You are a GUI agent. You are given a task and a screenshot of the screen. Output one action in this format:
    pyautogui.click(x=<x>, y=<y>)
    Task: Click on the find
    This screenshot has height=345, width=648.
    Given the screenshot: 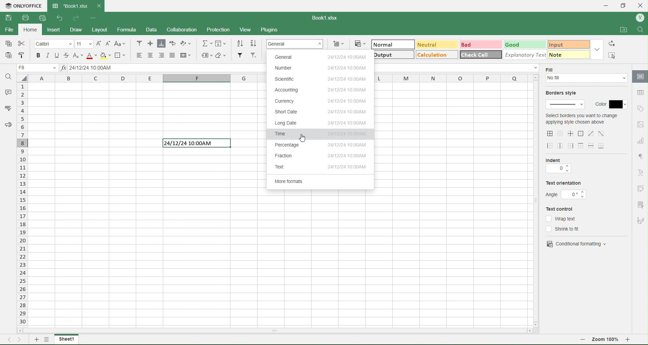 What is the action you would take?
    pyautogui.click(x=642, y=29)
    